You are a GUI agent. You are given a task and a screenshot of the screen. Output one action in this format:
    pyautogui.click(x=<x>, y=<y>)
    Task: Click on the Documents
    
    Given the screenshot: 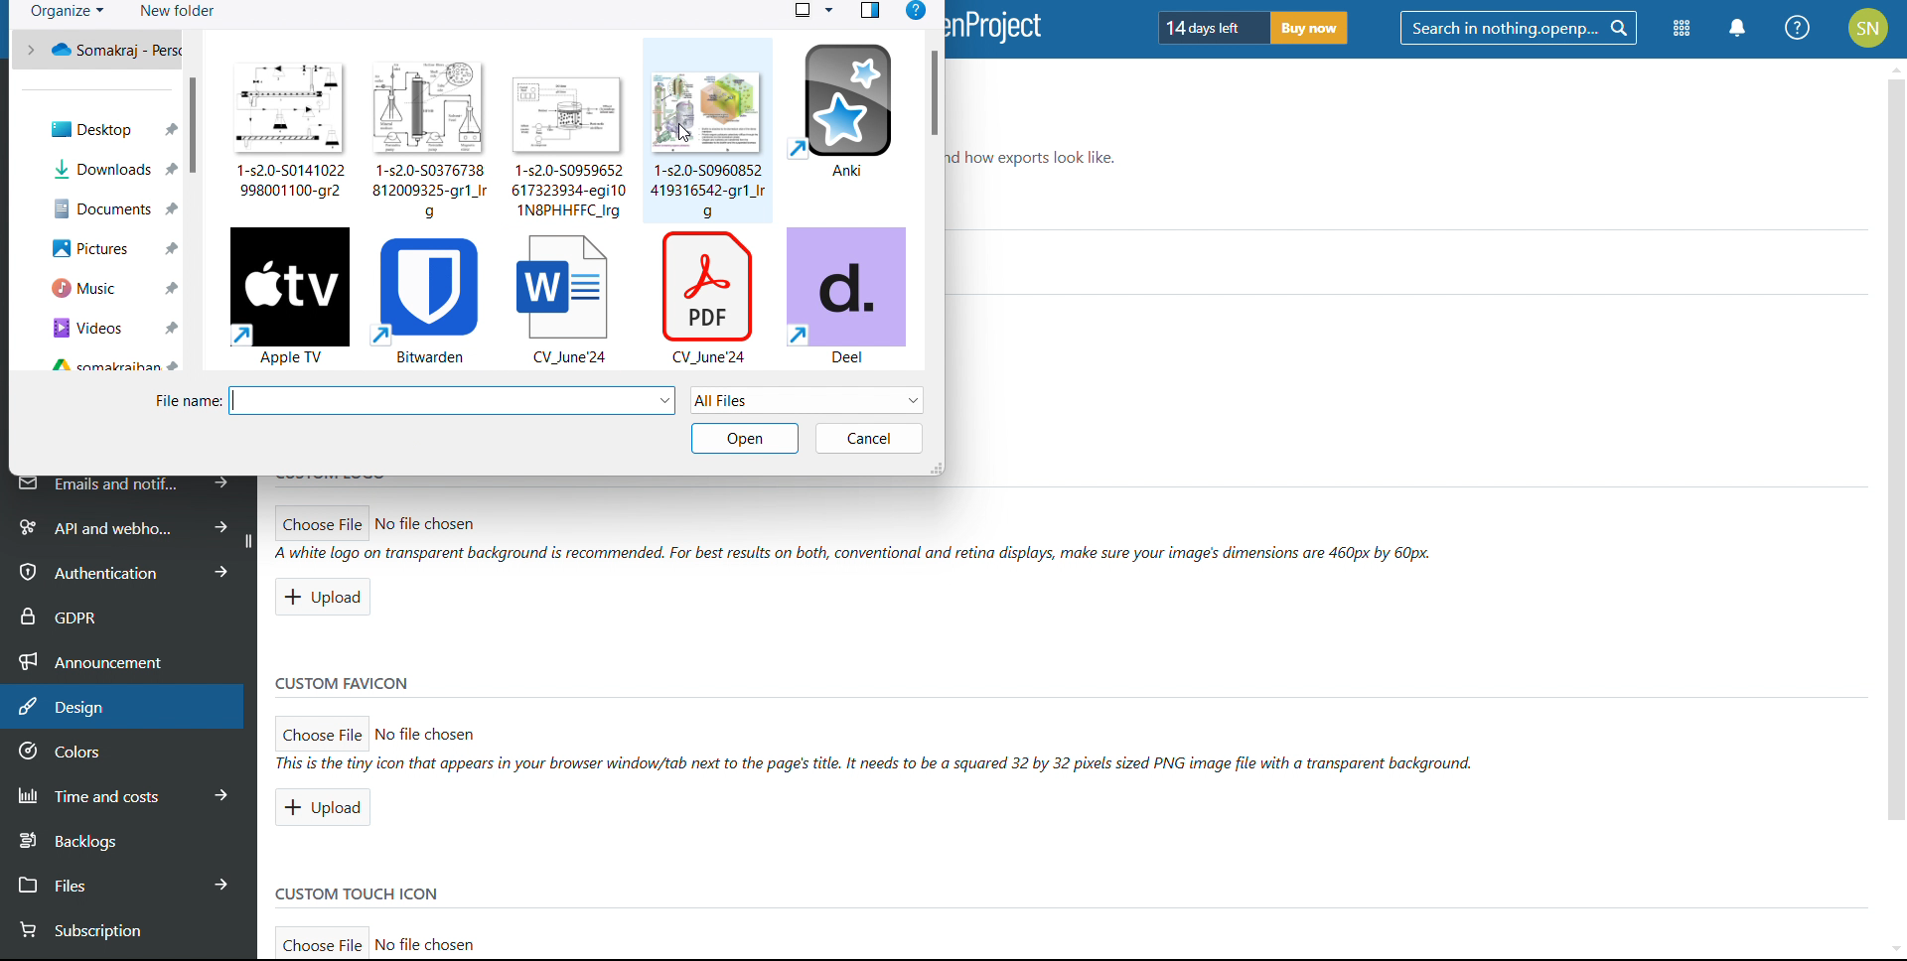 What is the action you would take?
    pyautogui.click(x=105, y=210)
    